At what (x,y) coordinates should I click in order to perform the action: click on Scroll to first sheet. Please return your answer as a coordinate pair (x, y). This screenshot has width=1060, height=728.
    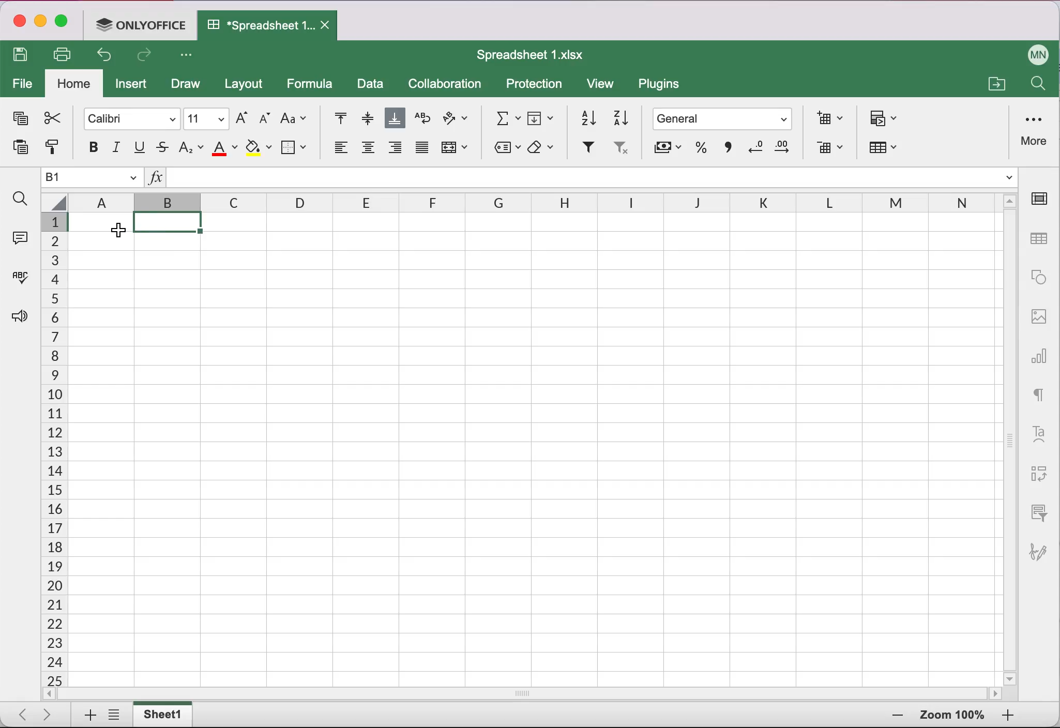
    Looking at the image, I should click on (19, 711).